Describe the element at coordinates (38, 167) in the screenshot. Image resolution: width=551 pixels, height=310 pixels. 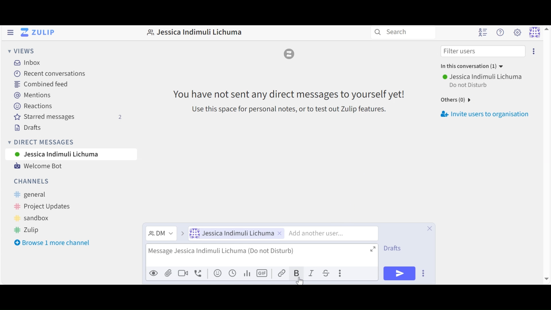
I see `Welcome Bot` at that location.